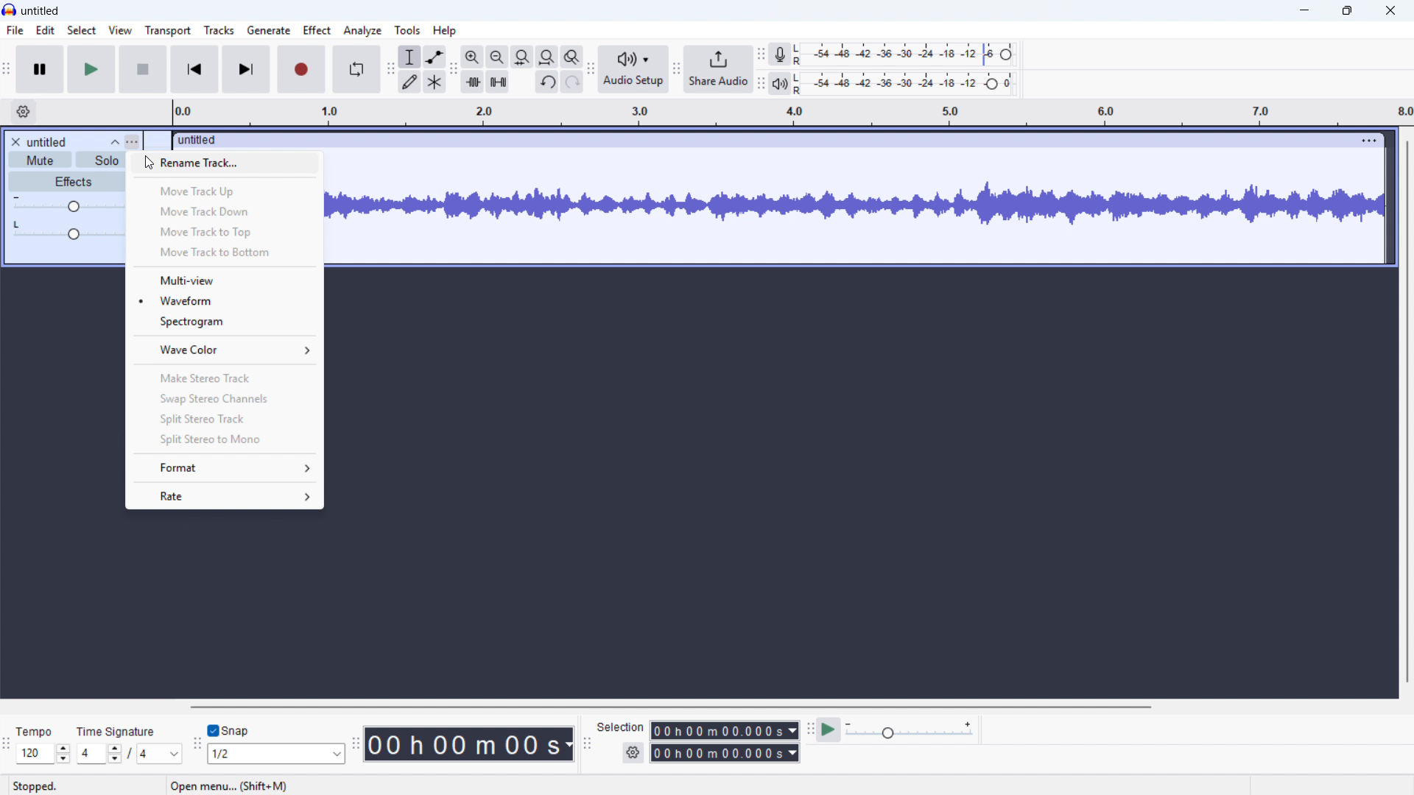  I want to click on Enable looping , so click(356, 69).